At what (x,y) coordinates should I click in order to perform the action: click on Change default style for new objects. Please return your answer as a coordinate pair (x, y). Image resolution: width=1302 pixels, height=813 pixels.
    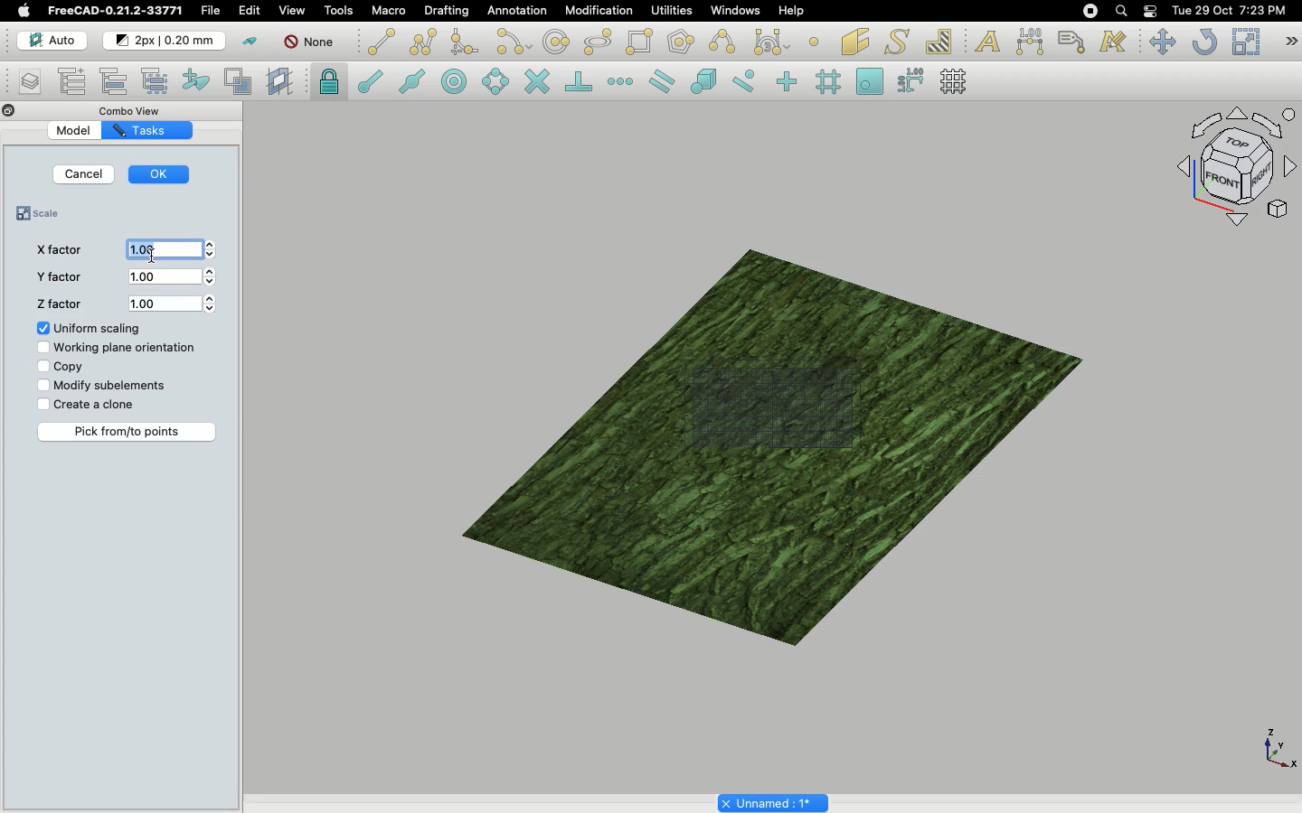
    Looking at the image, I should click on (165, 41).